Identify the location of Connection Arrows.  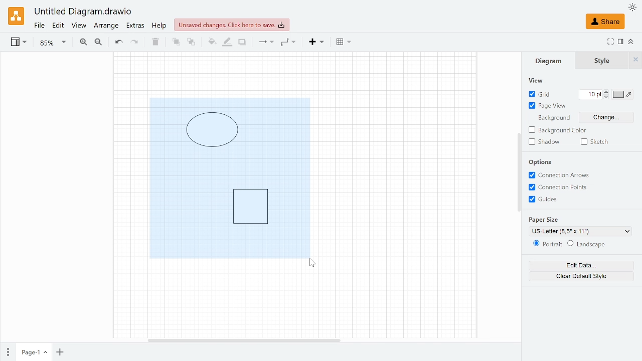
(560, 175).